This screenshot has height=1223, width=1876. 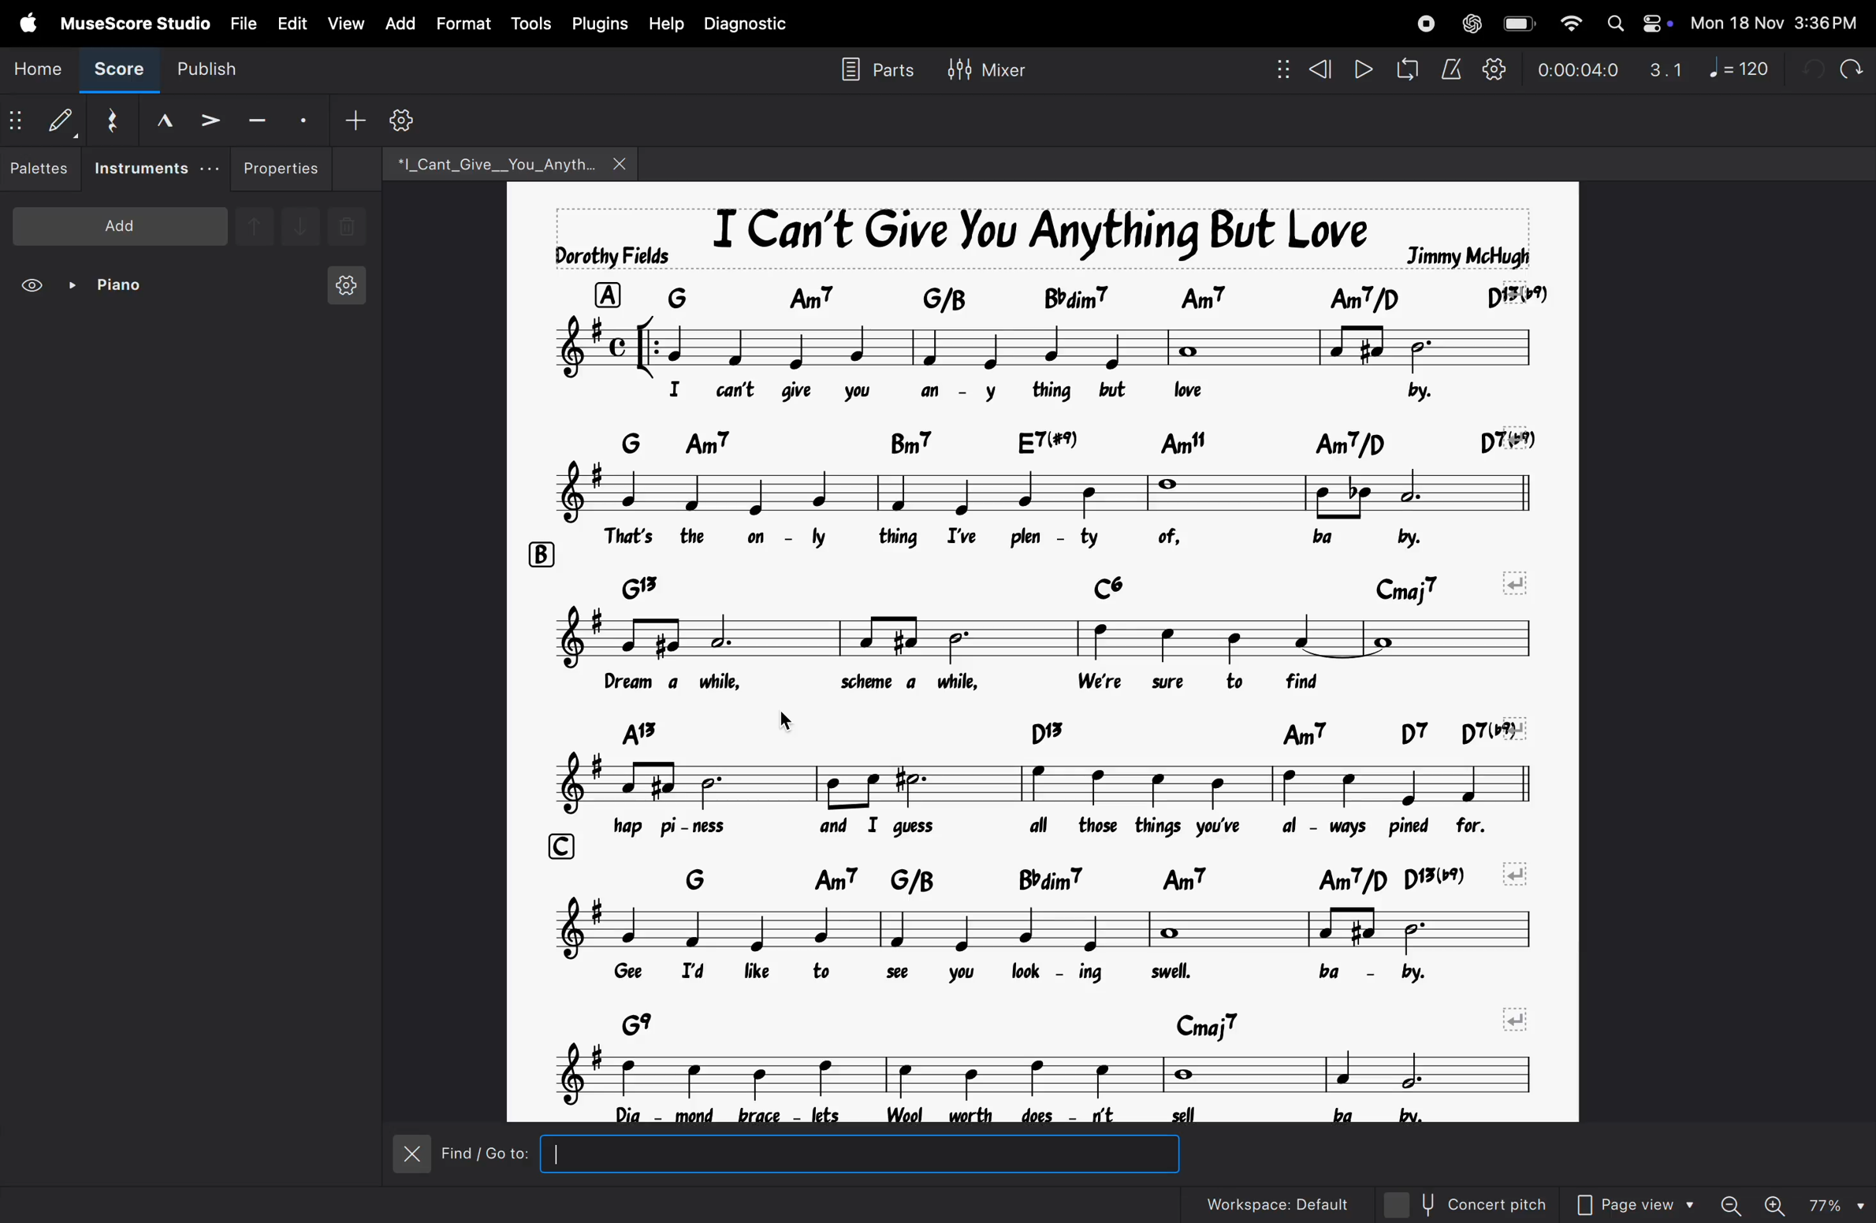 I want to click on palettes, so click(x=43, y=168).